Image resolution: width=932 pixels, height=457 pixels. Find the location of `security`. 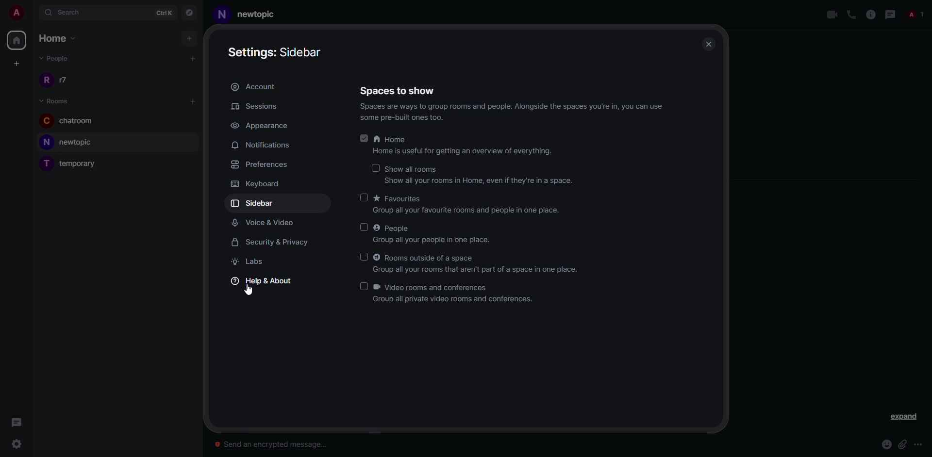

security is located at coordinates (272, 243).